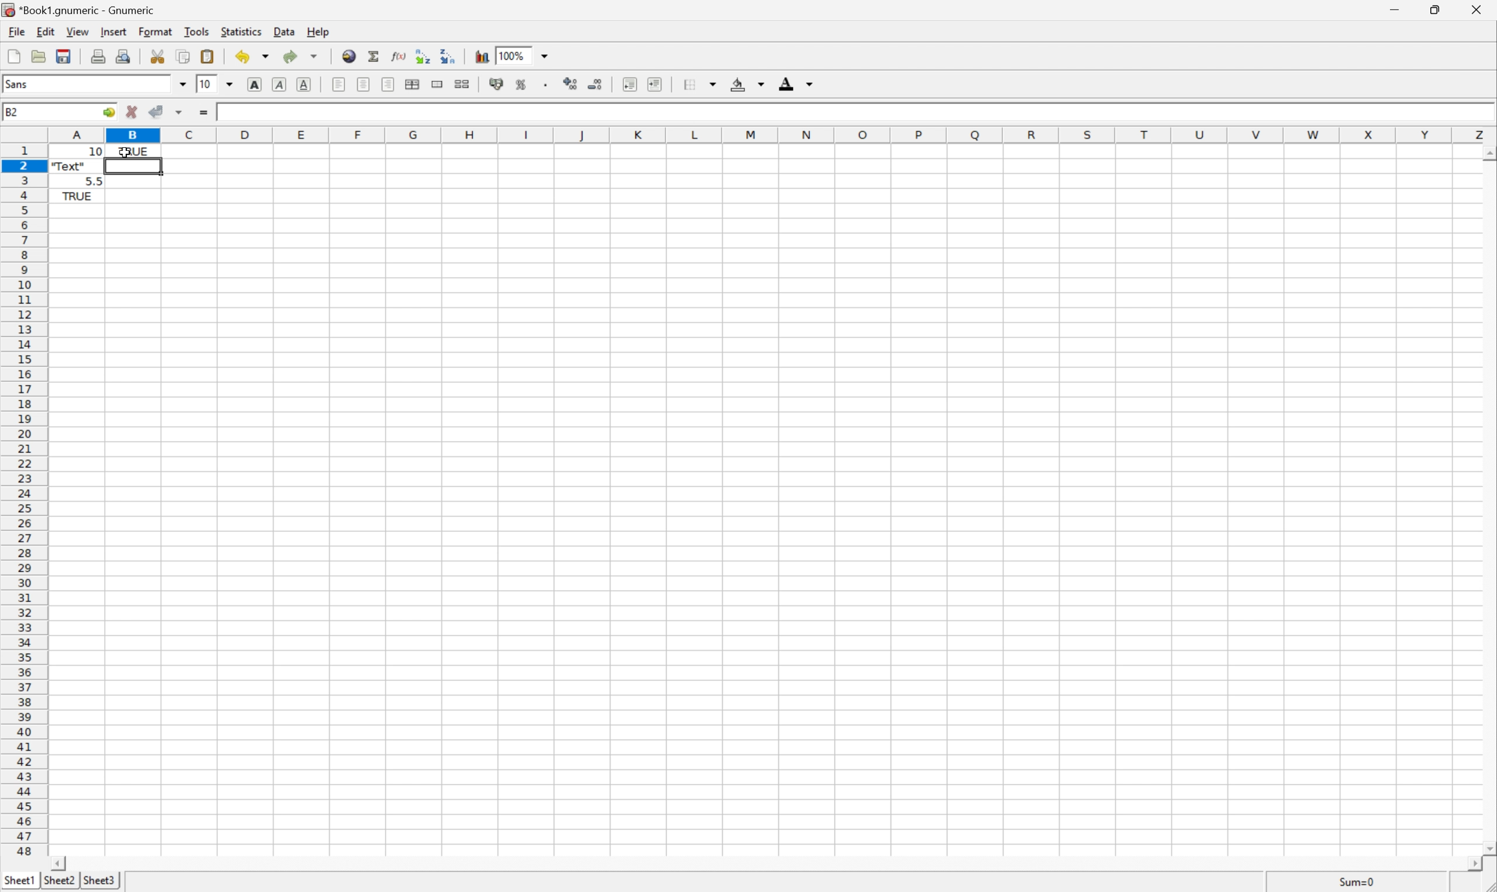  Describe the element at coordinates (321, 31) in the screenshot. I see `Help` at that location.